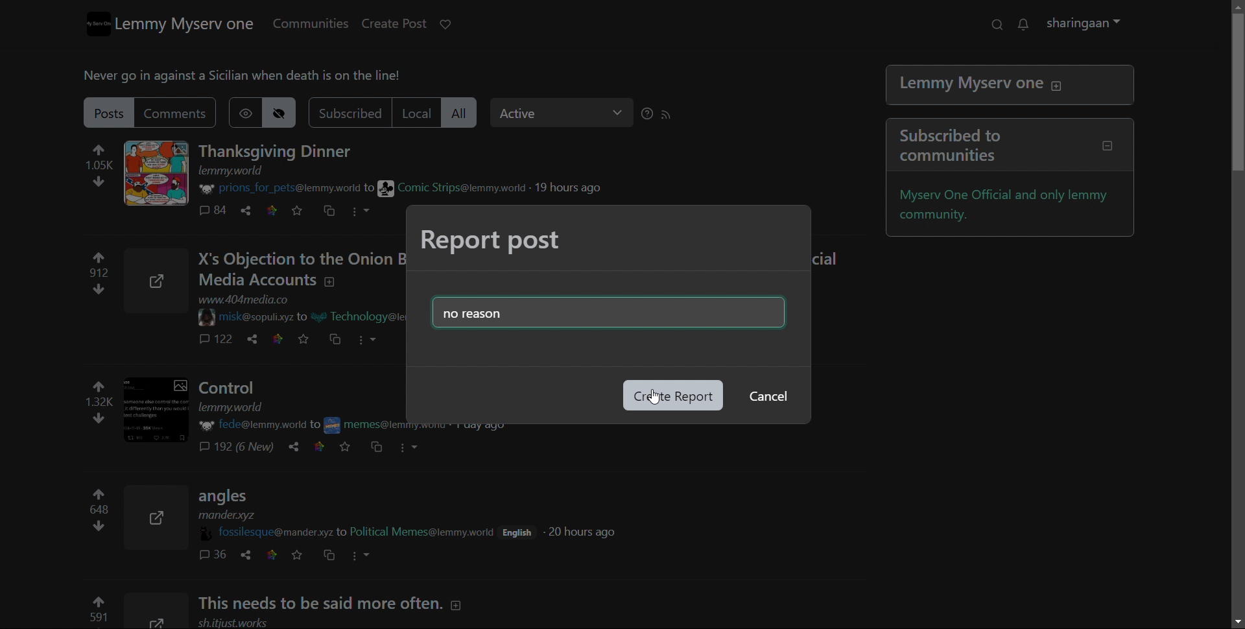 This screenshot has width=1245, height=629. I want to click on Scroll arrow up, so click(1235, 6).